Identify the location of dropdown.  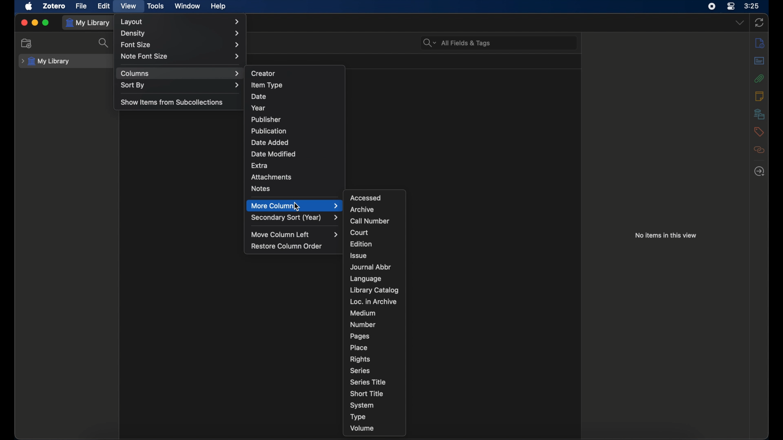
(739, 23).